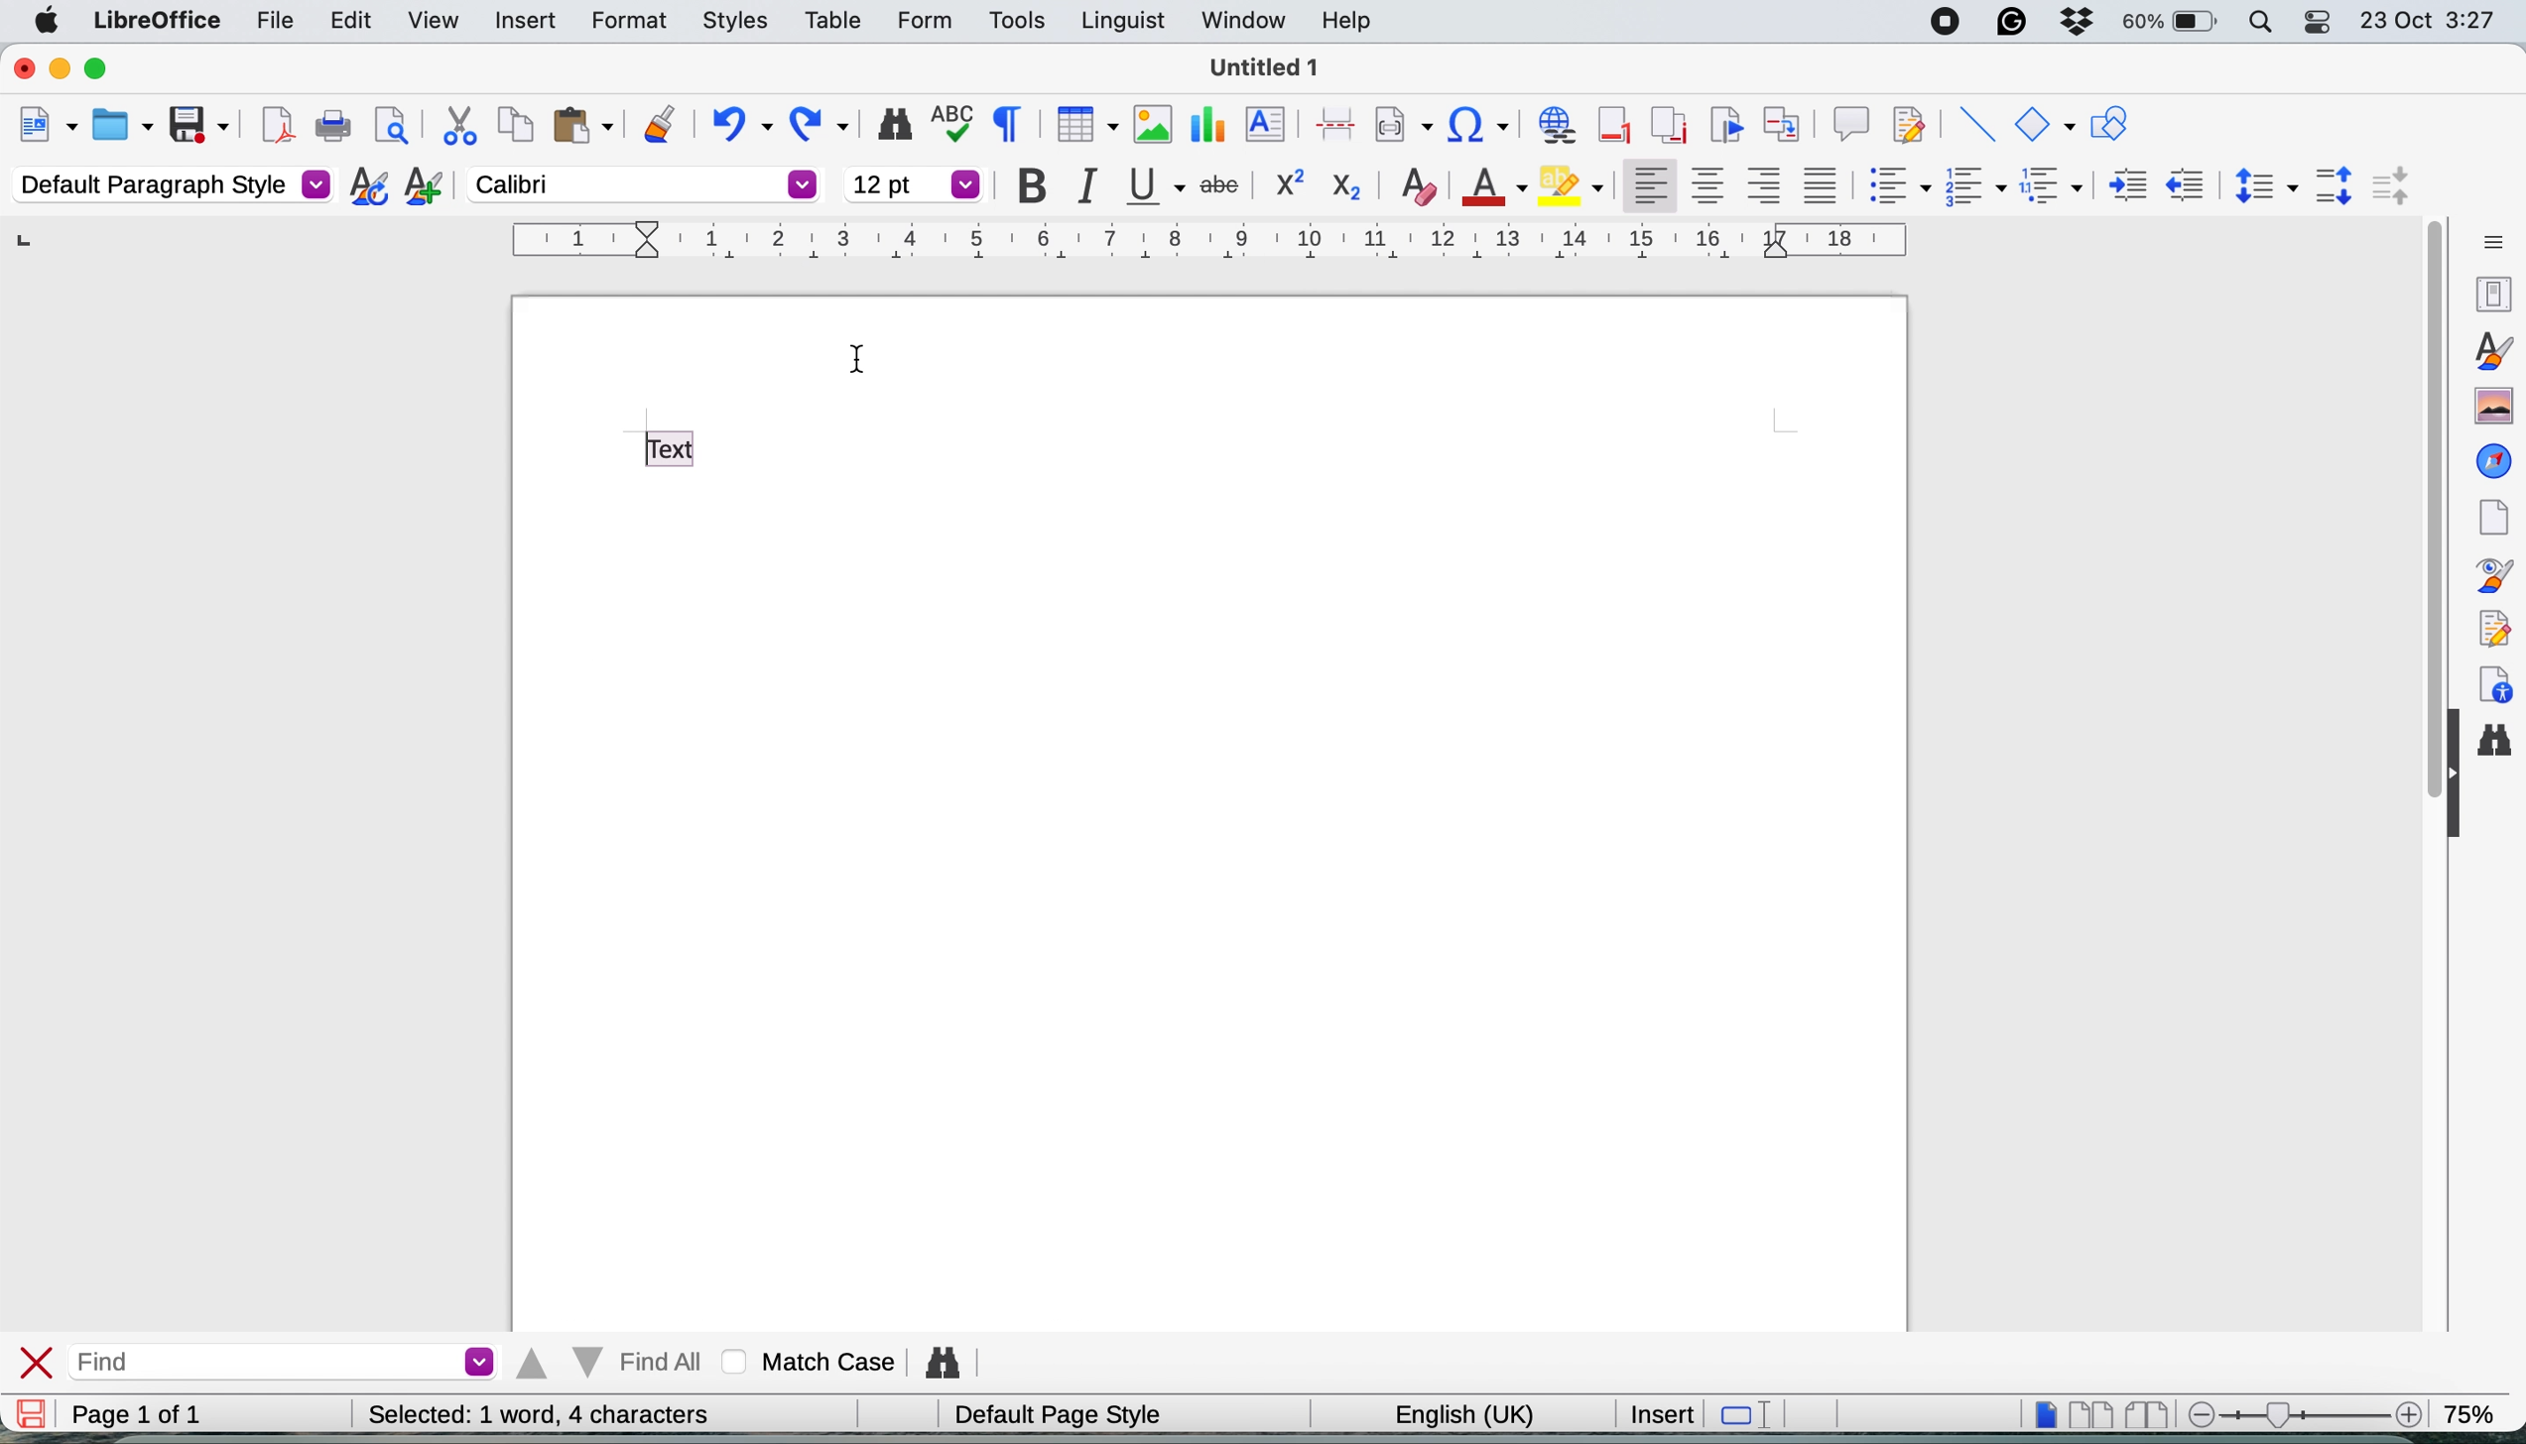 This screenshot has width=2526, height=1444. Describe the element at coordinates (1024, 182) in the screenshot. I see `bold` at that location.